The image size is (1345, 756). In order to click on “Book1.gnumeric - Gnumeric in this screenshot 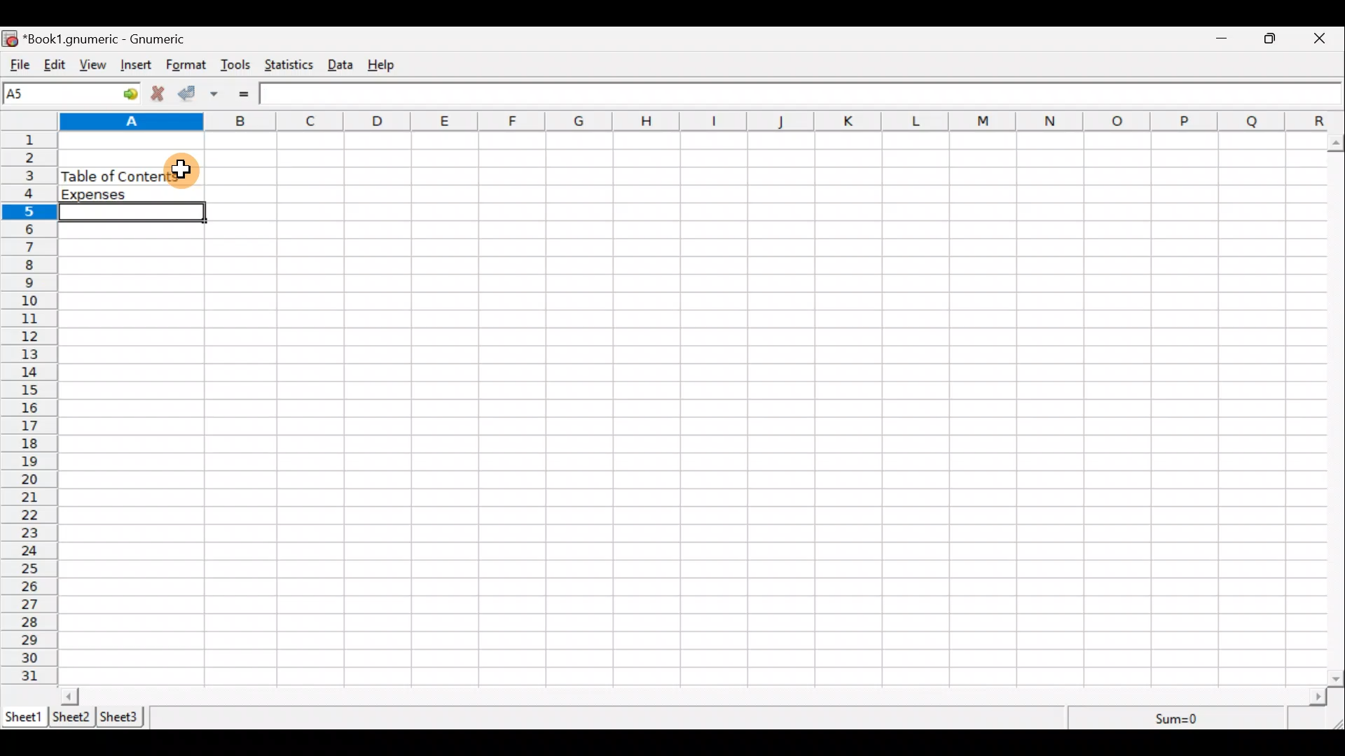, I will do `click(112, 39)`.